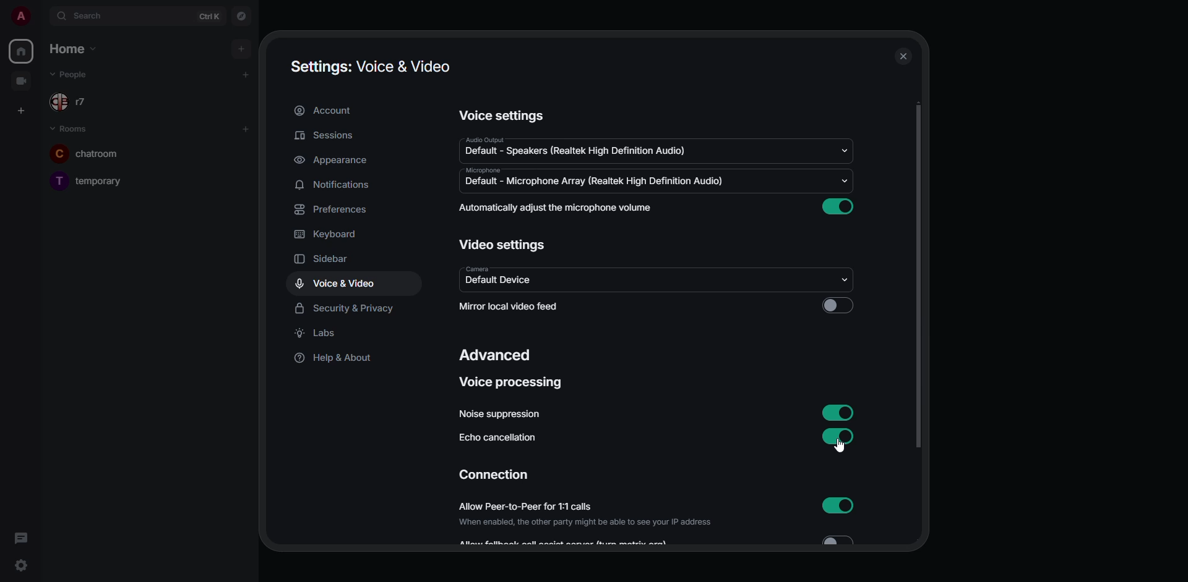 The image size is (1188, 582). Describe the element at coordinates (243, 15) in the screenshot. I see `navigator` at that location.